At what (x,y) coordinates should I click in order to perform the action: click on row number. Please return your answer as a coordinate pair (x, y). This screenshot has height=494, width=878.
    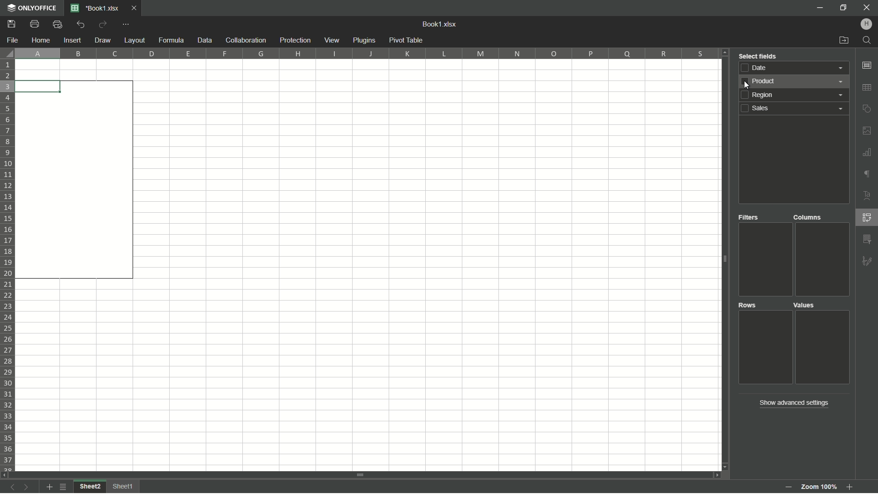
    Looking at the image, I should click on (9, 265).